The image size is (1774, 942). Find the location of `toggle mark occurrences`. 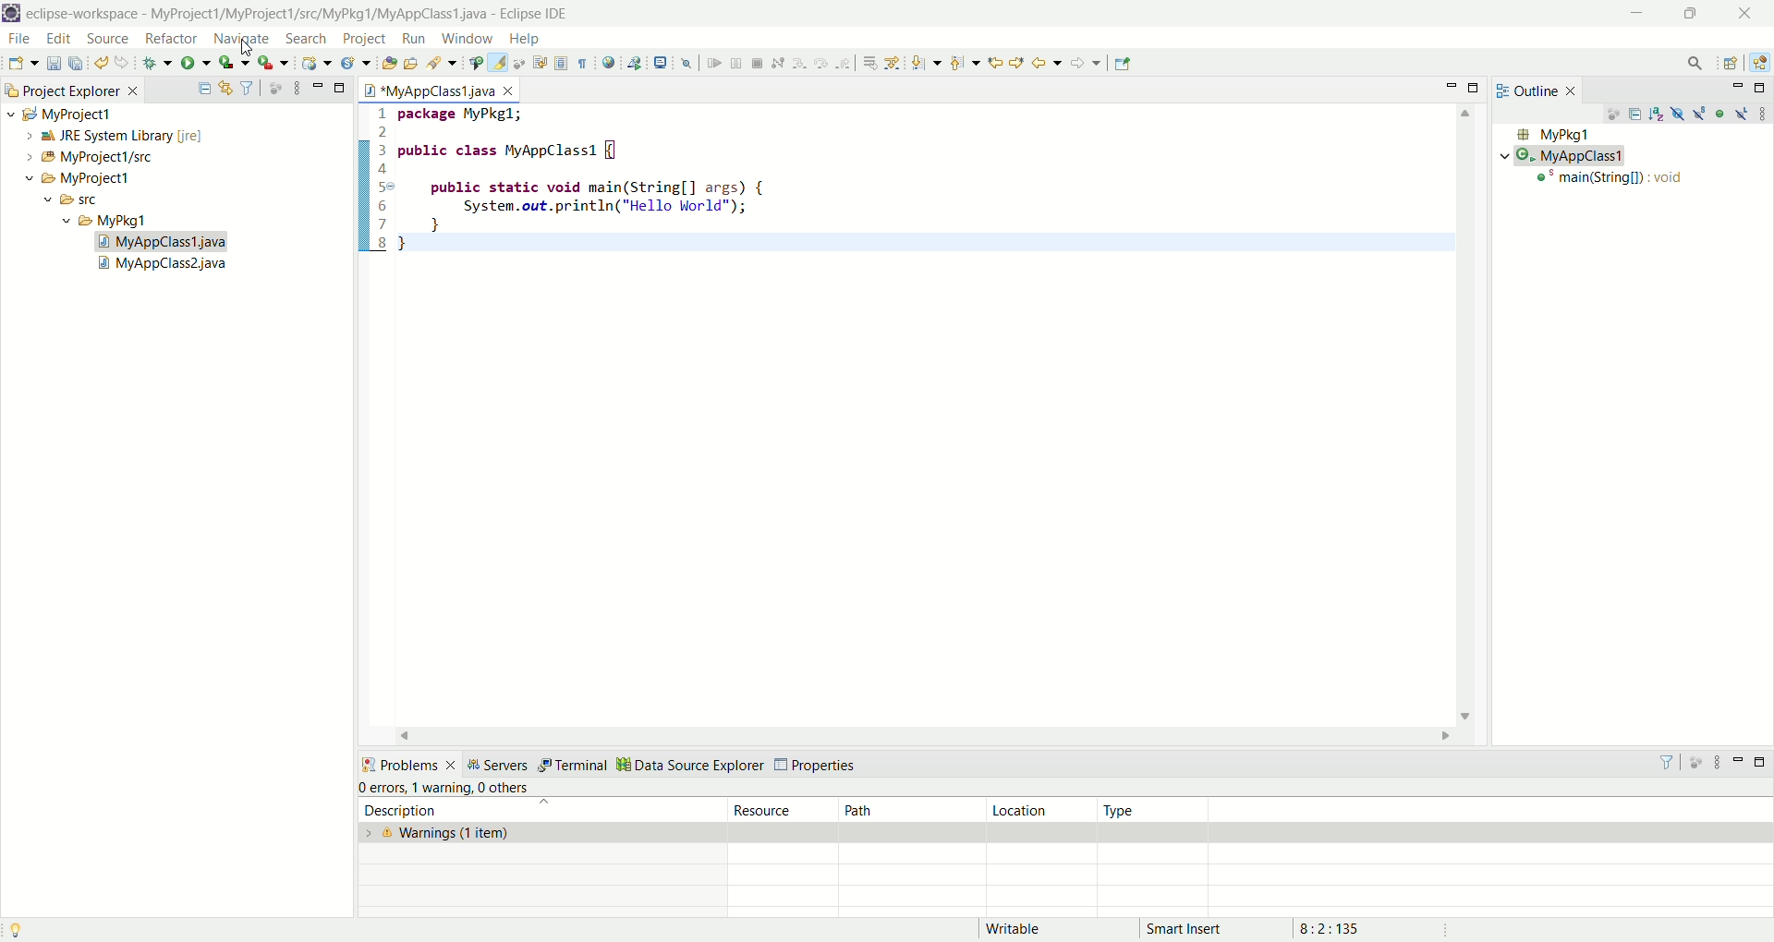

toggle mark occurrences is located at coordinates (500, 63).